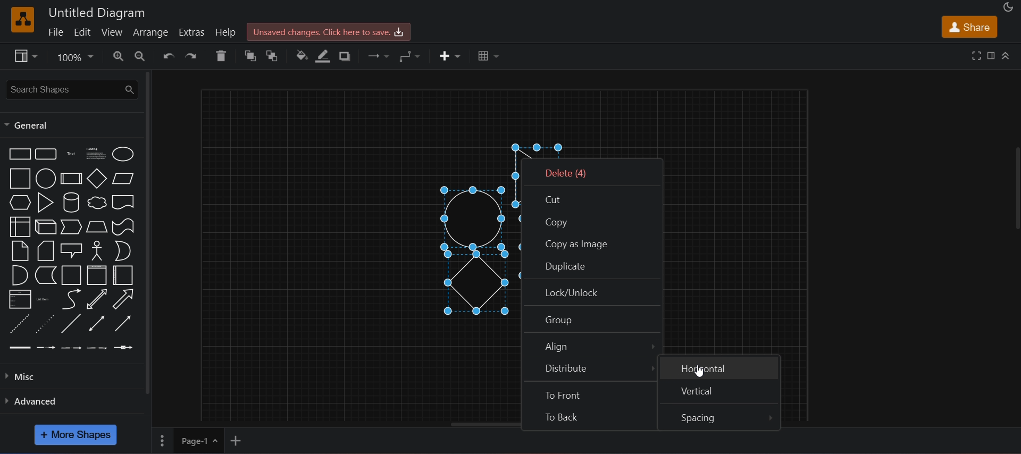  Describe the element at coordinates (95, 227) in the screenshot. I see `trapezoid` at that location.